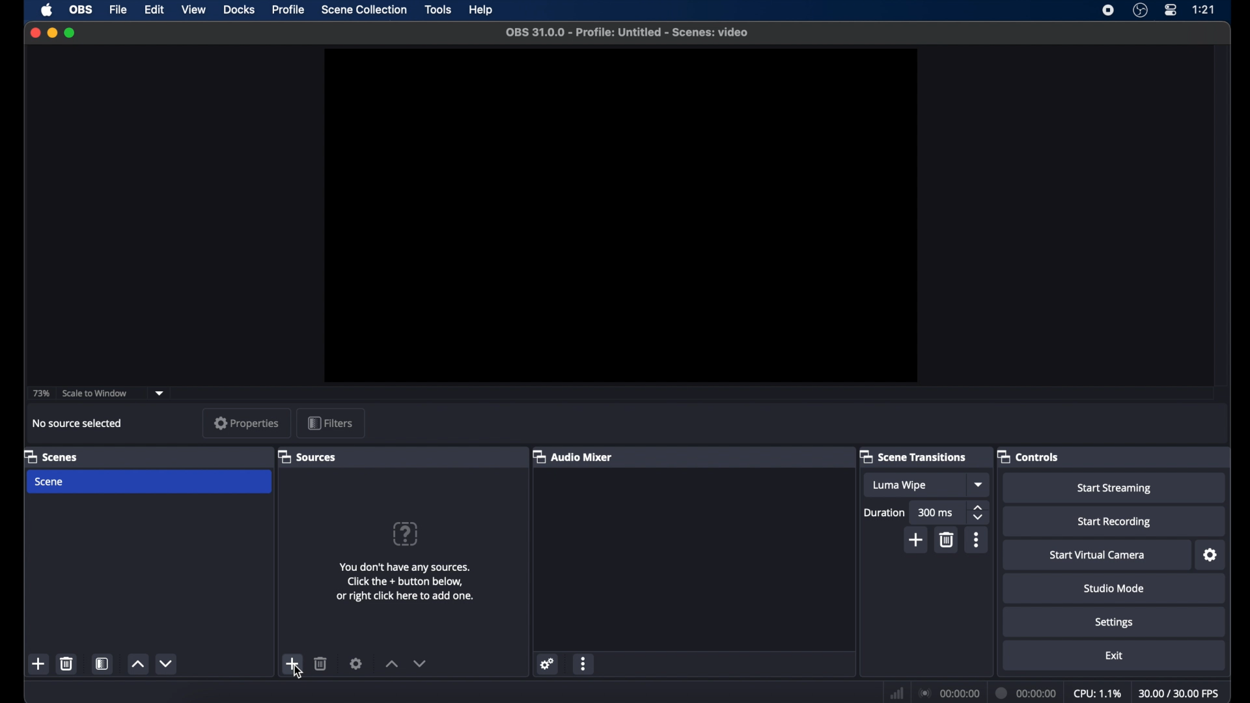 This screenshot has height=703, width=1250. What do you see at coordinates (79, 422) in the screenshot?
I see `no source selected` at bounding box center [79, 422].